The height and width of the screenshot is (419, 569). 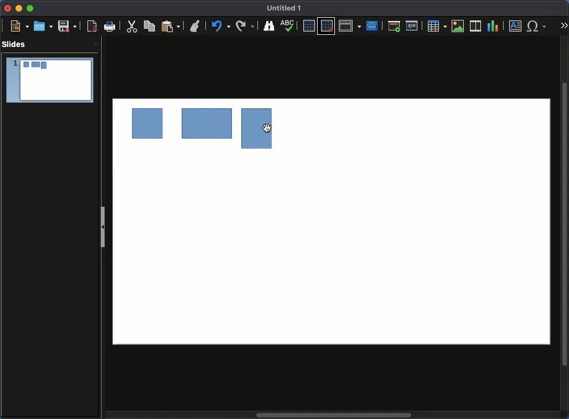 What do you see at coordinates (494, 27) in the screenshot?
I see `Chart` at bounding box center [494, 27].